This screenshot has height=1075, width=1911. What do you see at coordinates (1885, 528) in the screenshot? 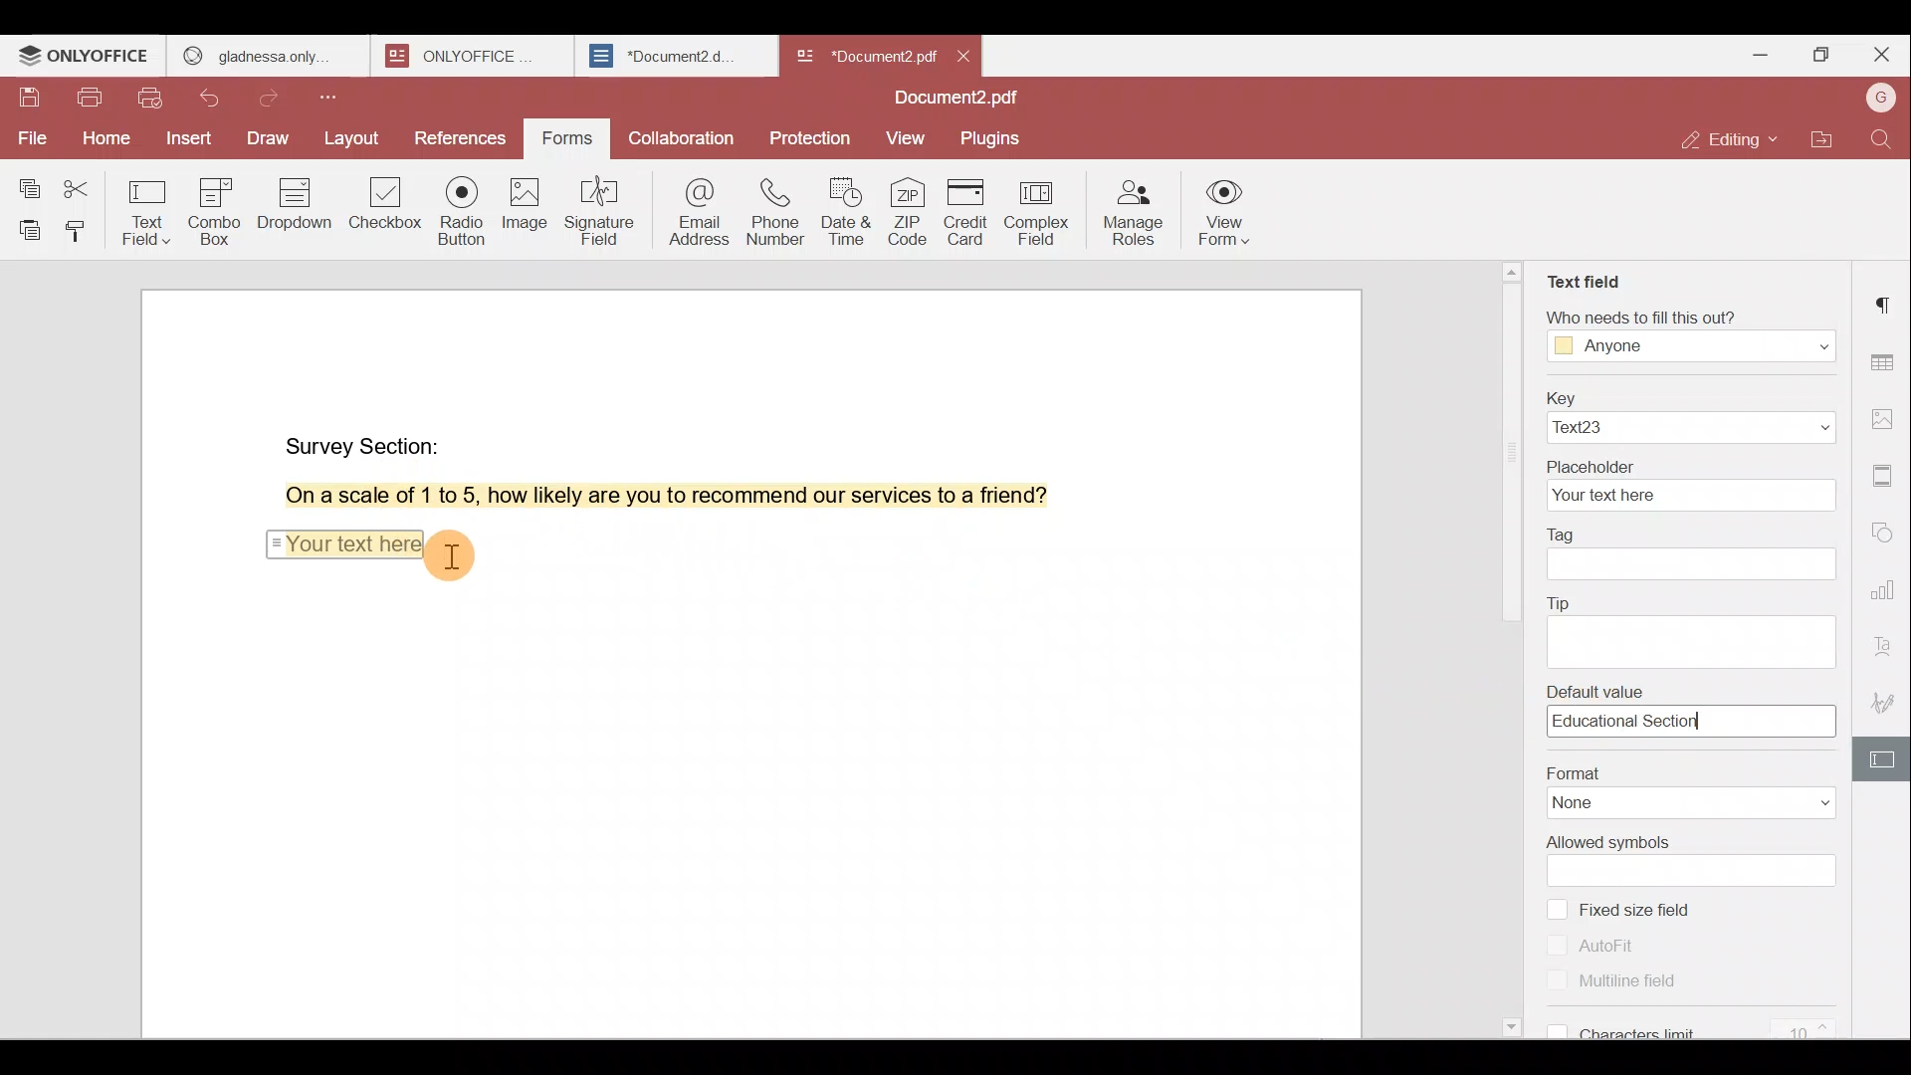
I see `Shapes settings` at bounding box center [1885, 528].